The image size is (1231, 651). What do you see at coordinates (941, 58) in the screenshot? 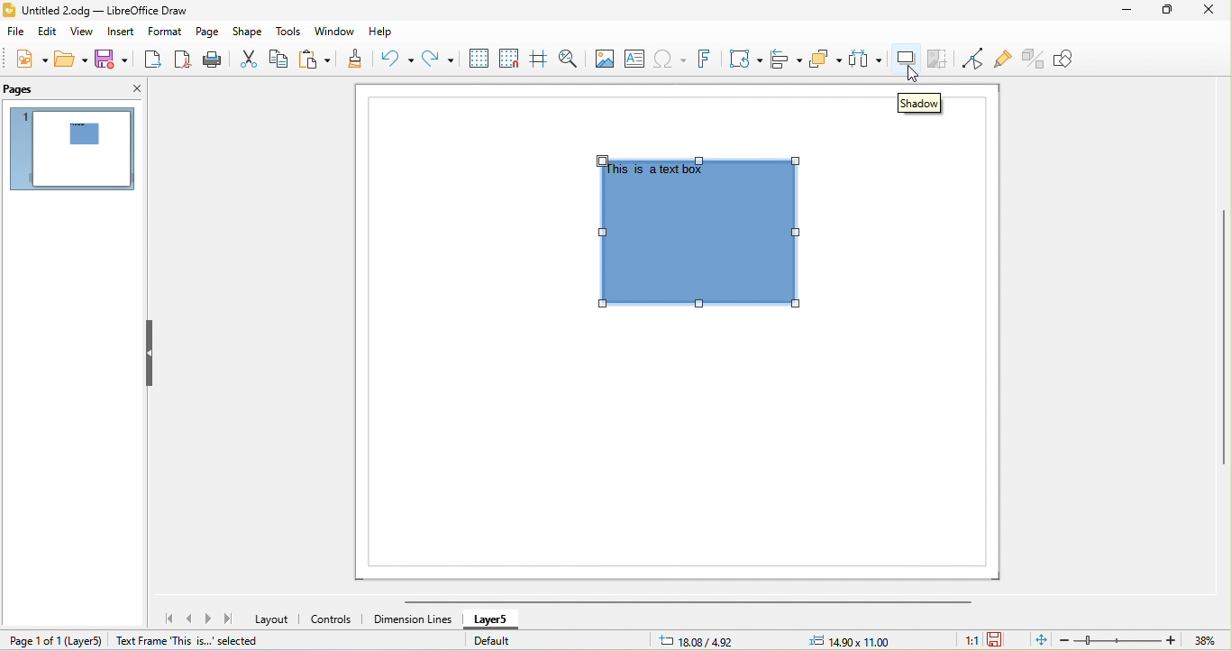
I see `crop image` at bounding box center [941, 58].